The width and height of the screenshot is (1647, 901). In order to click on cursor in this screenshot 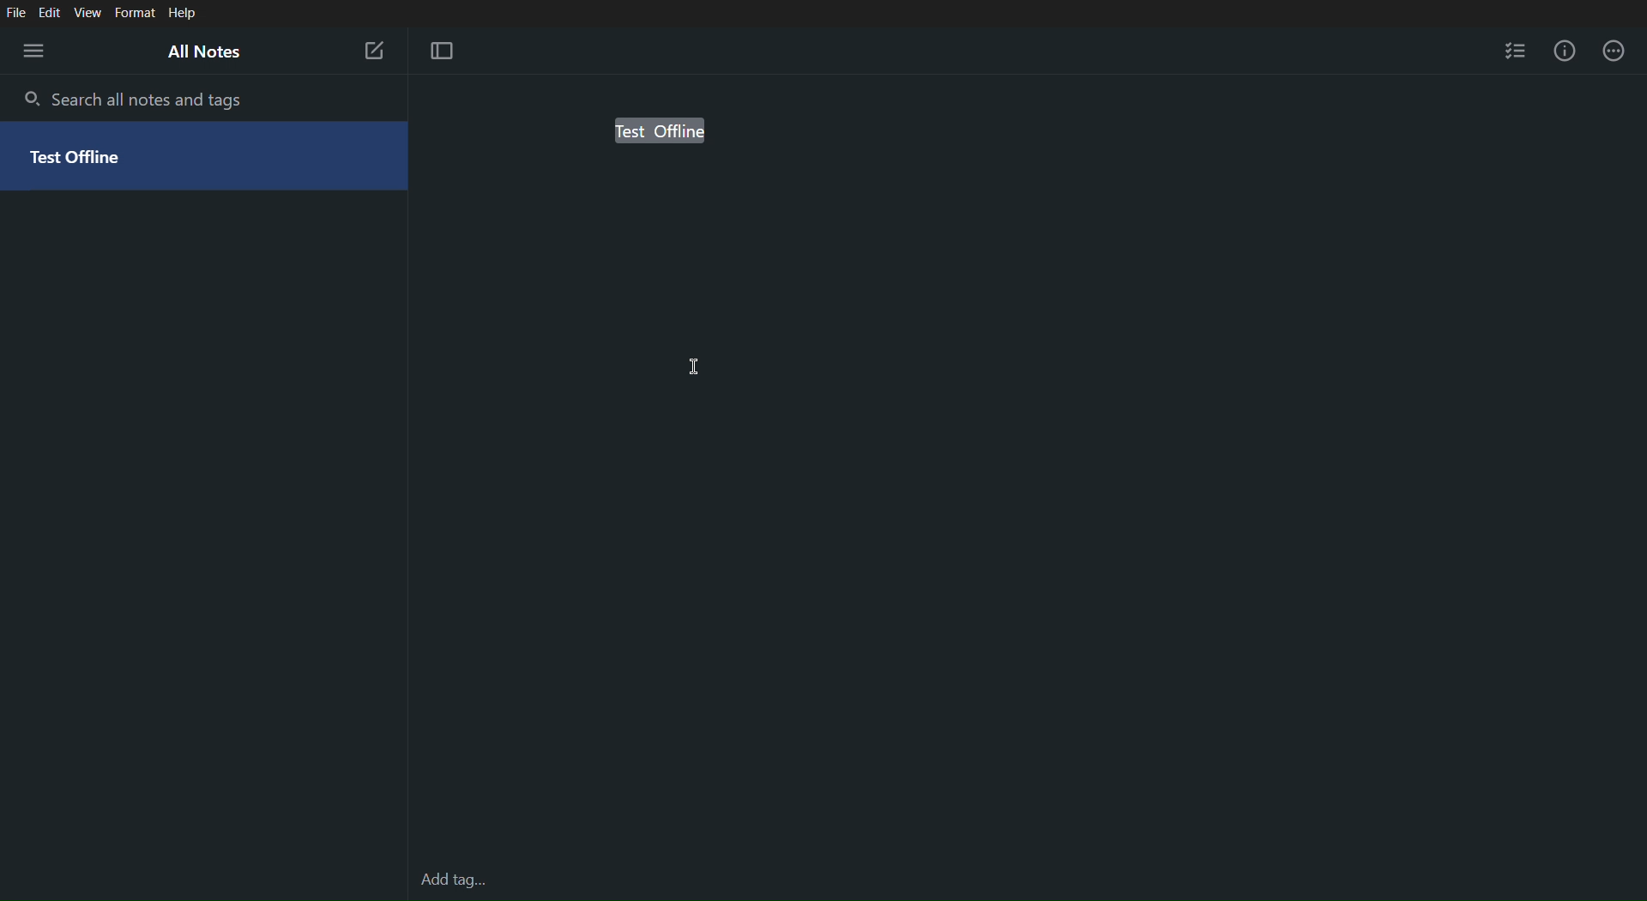, I will do `click(696, 366)`.